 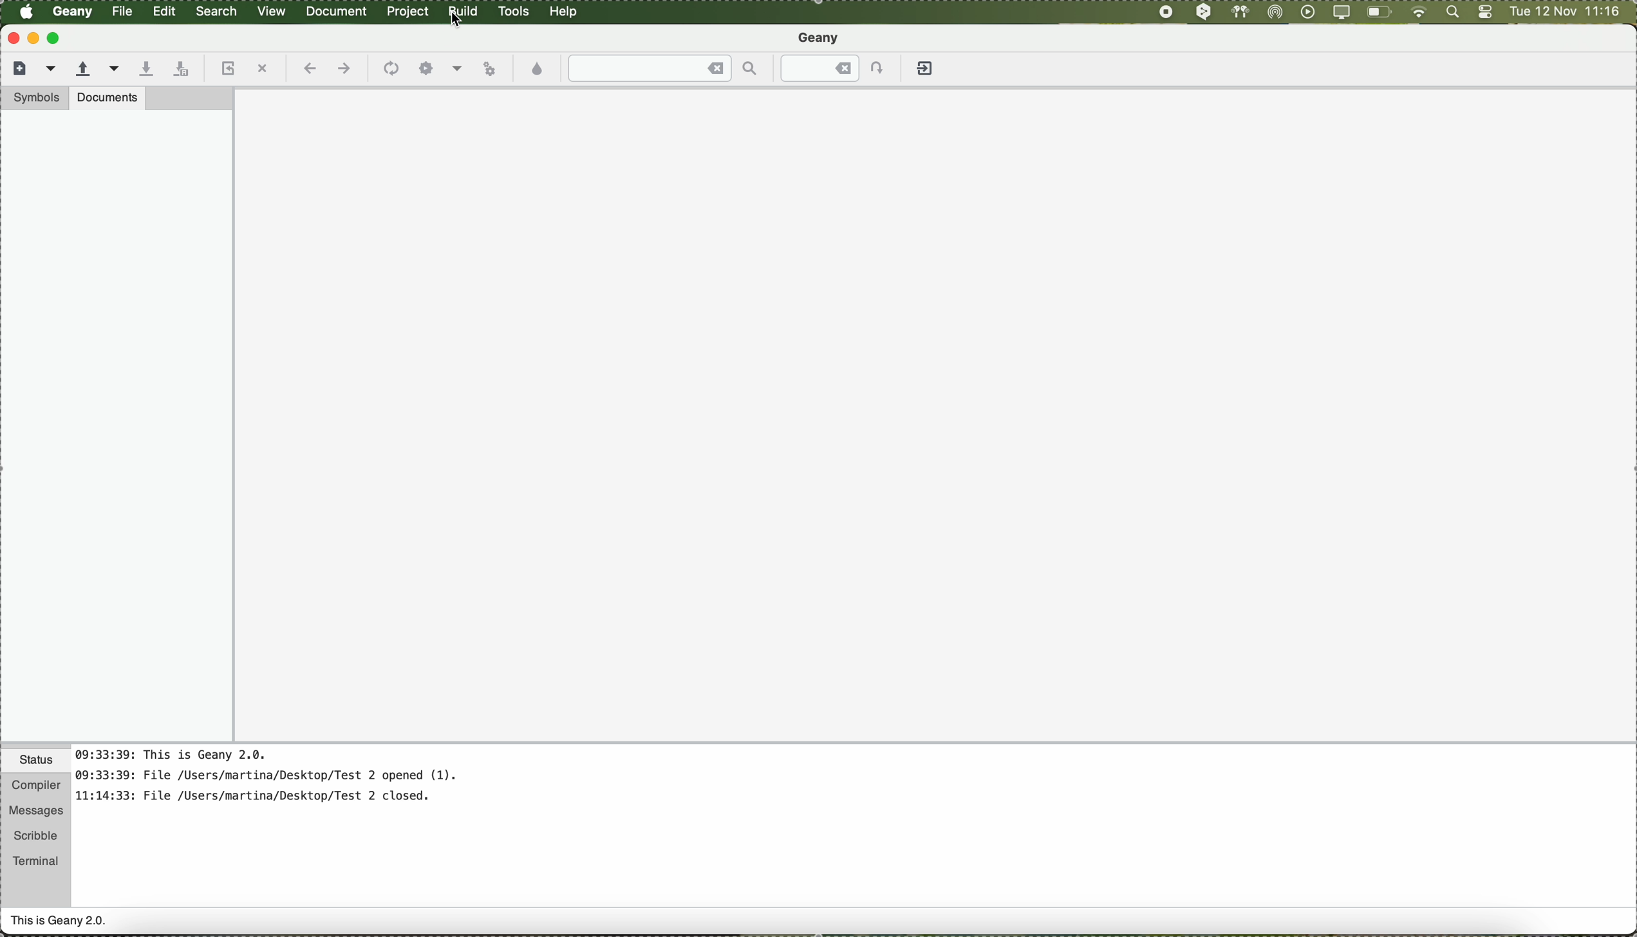 I want to click on workspace, so click(x=936, y=415).